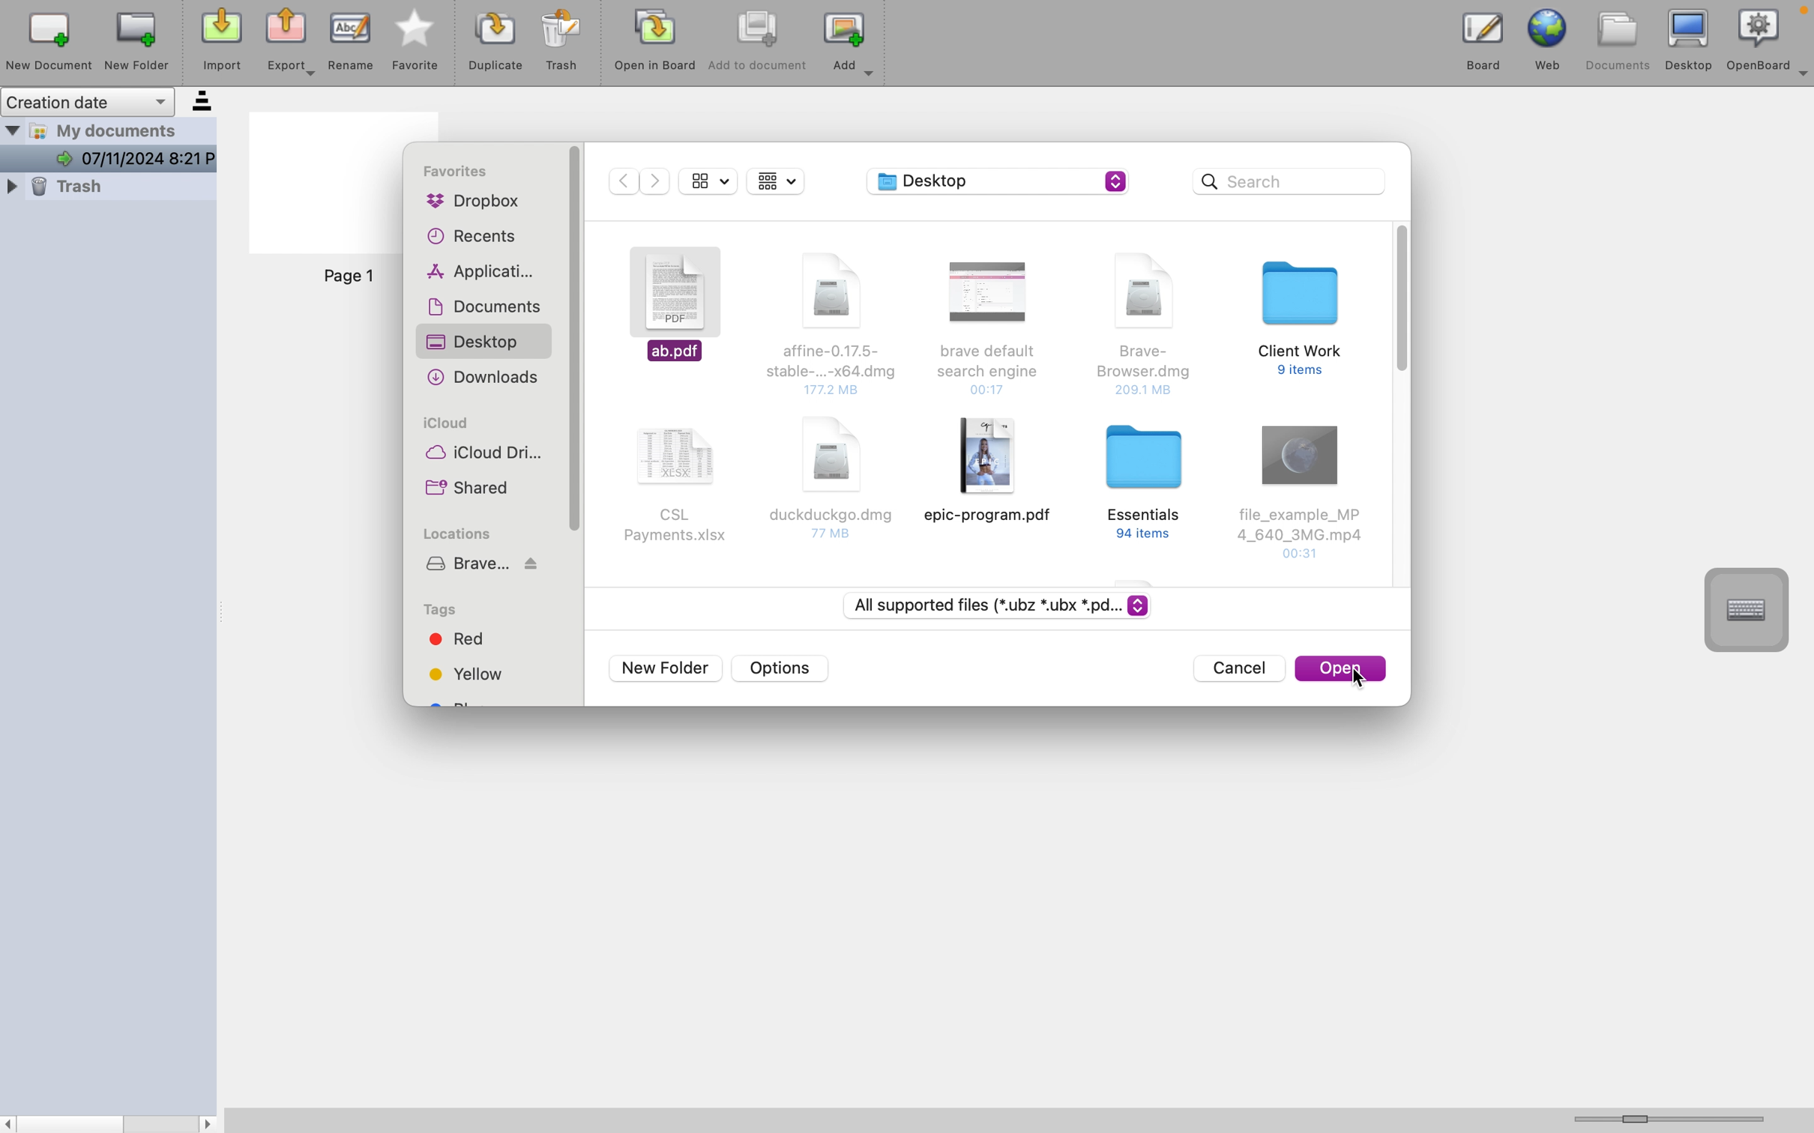  I want to click on openboard, so click(1759, 37).